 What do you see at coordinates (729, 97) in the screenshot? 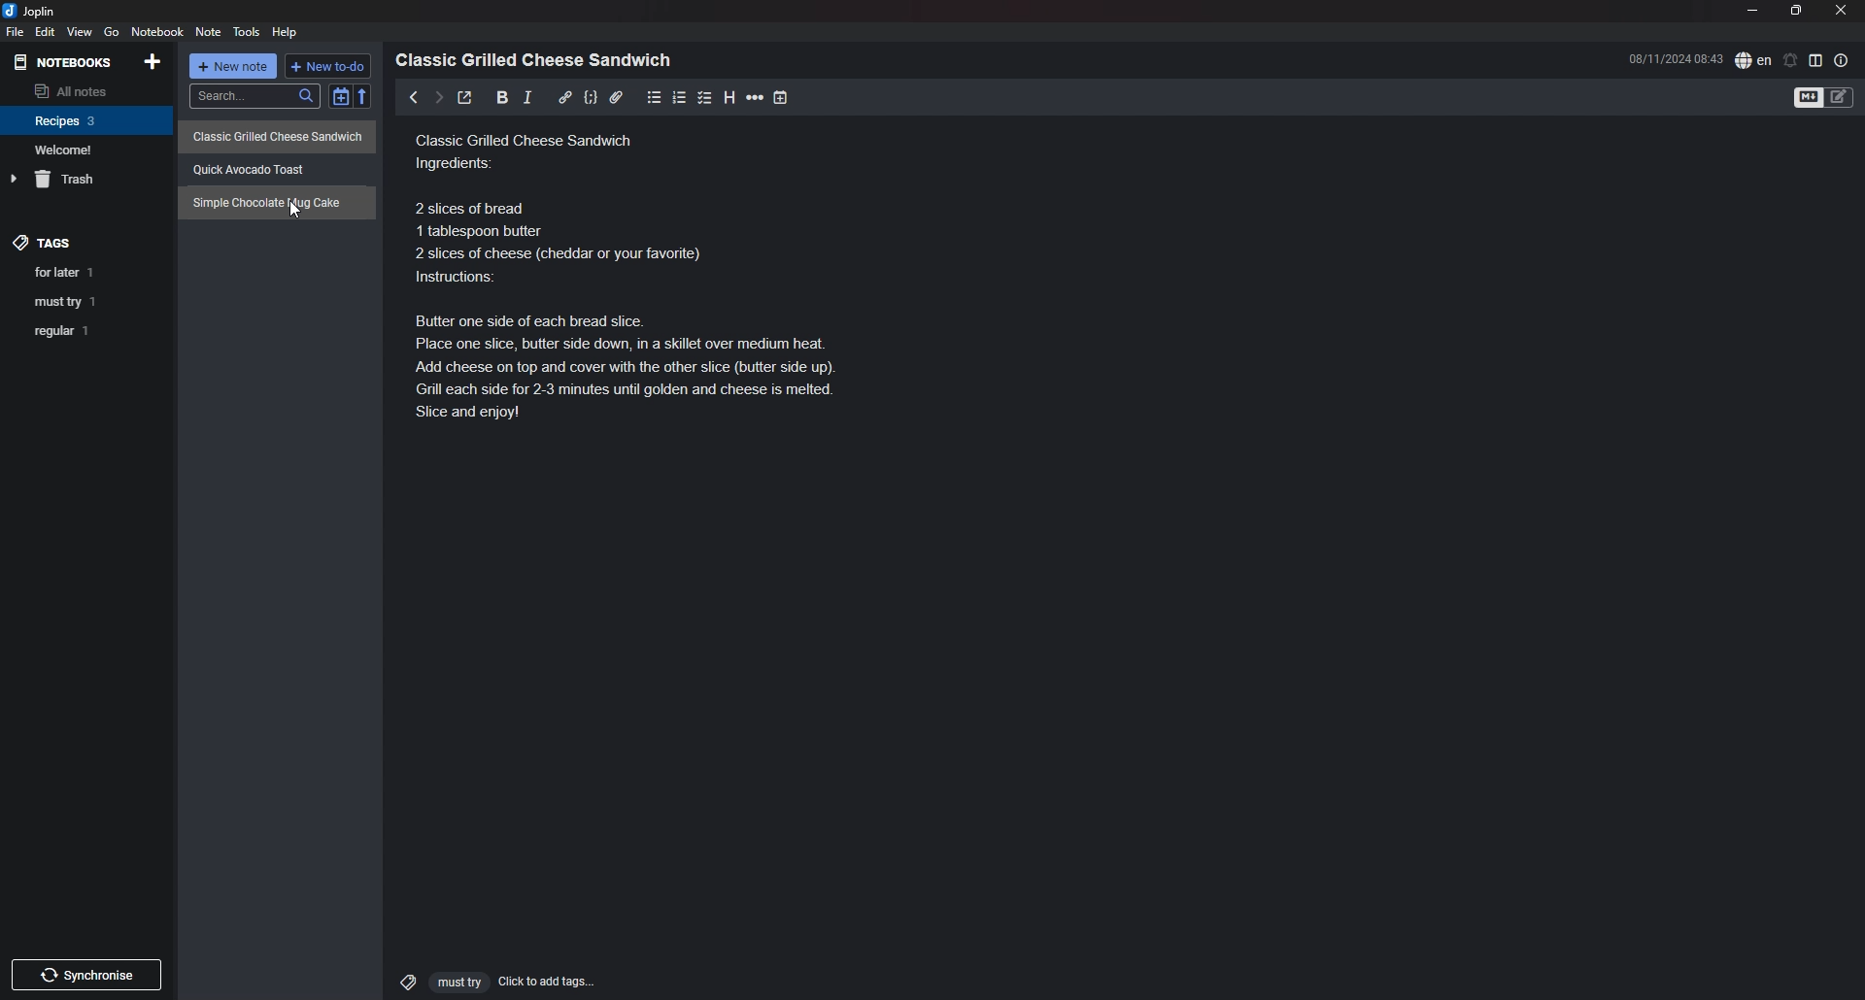
I see `heading` at bounding box center [729, 97].